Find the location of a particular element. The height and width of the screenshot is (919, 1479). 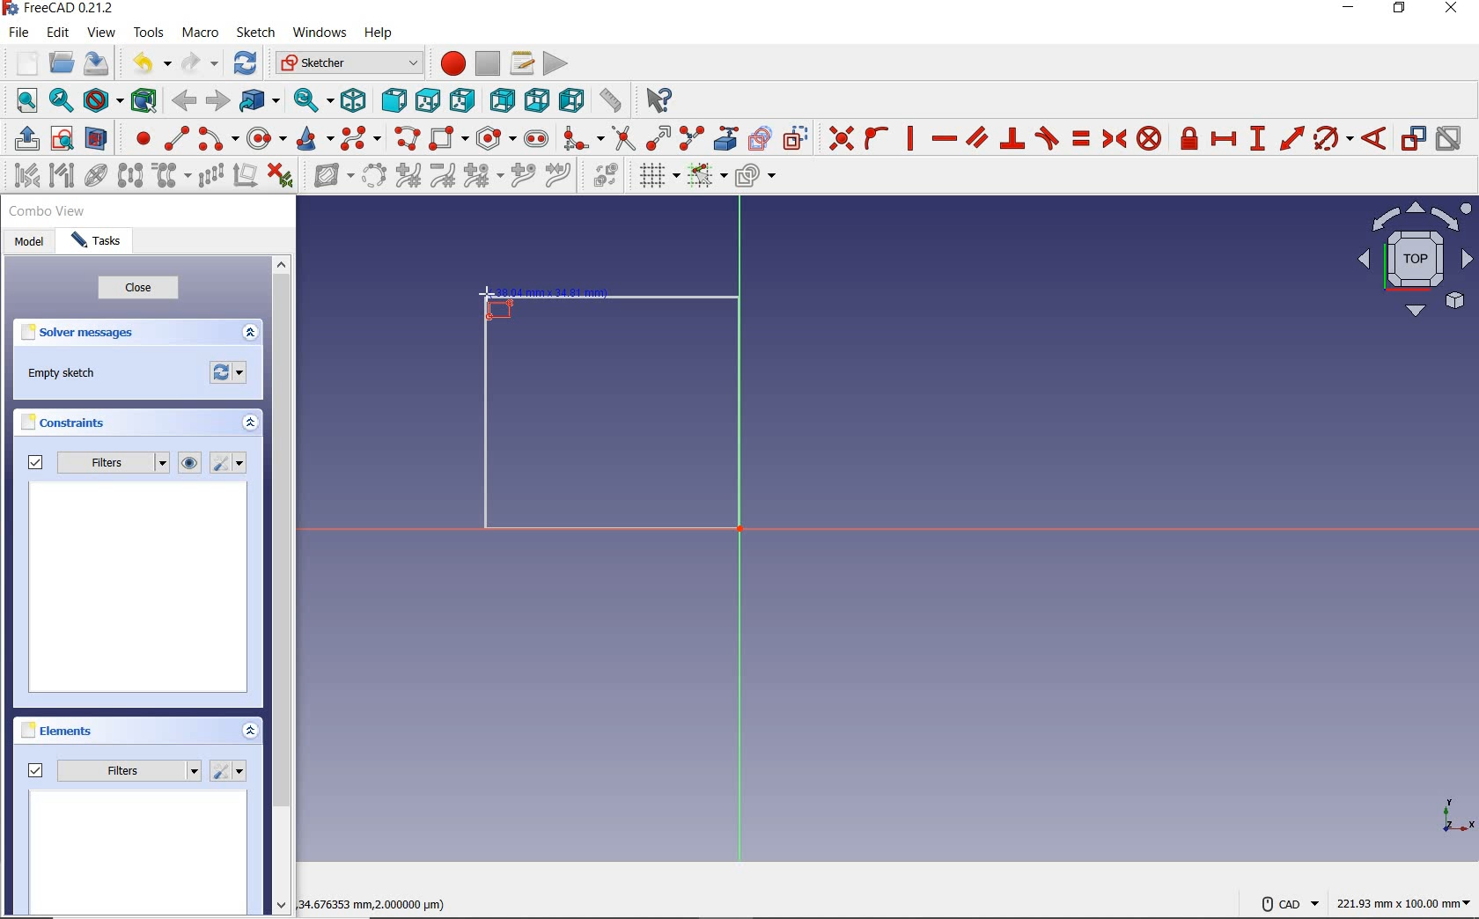

remove axes alignment is located at coordinates (245, 177).